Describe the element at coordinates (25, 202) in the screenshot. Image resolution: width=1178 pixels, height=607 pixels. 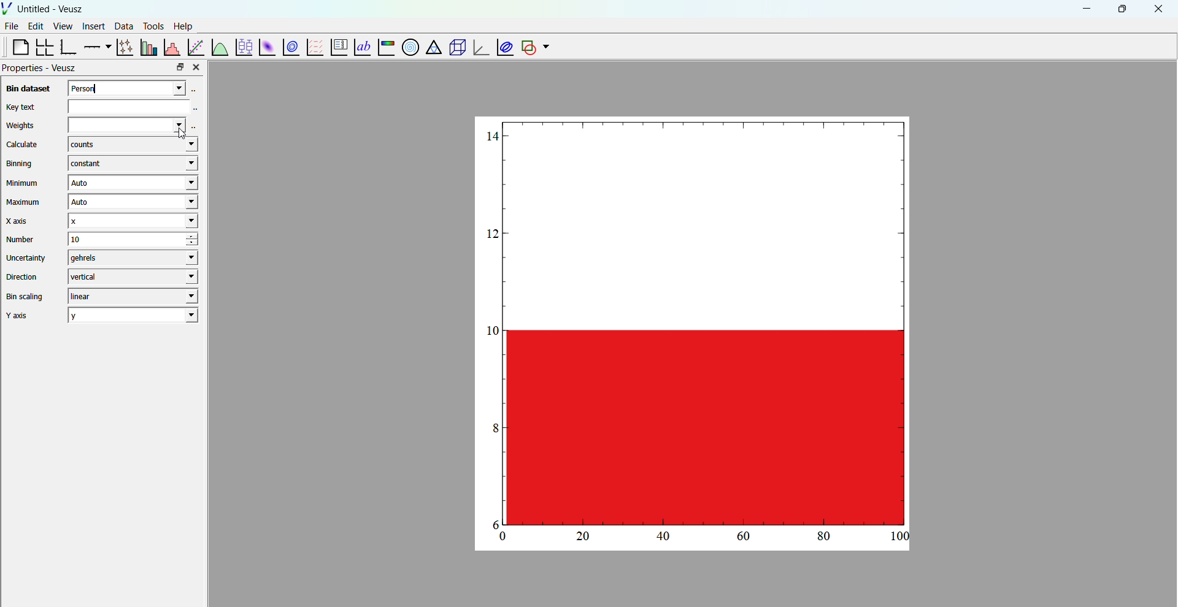
I see `Maximum` at that location.